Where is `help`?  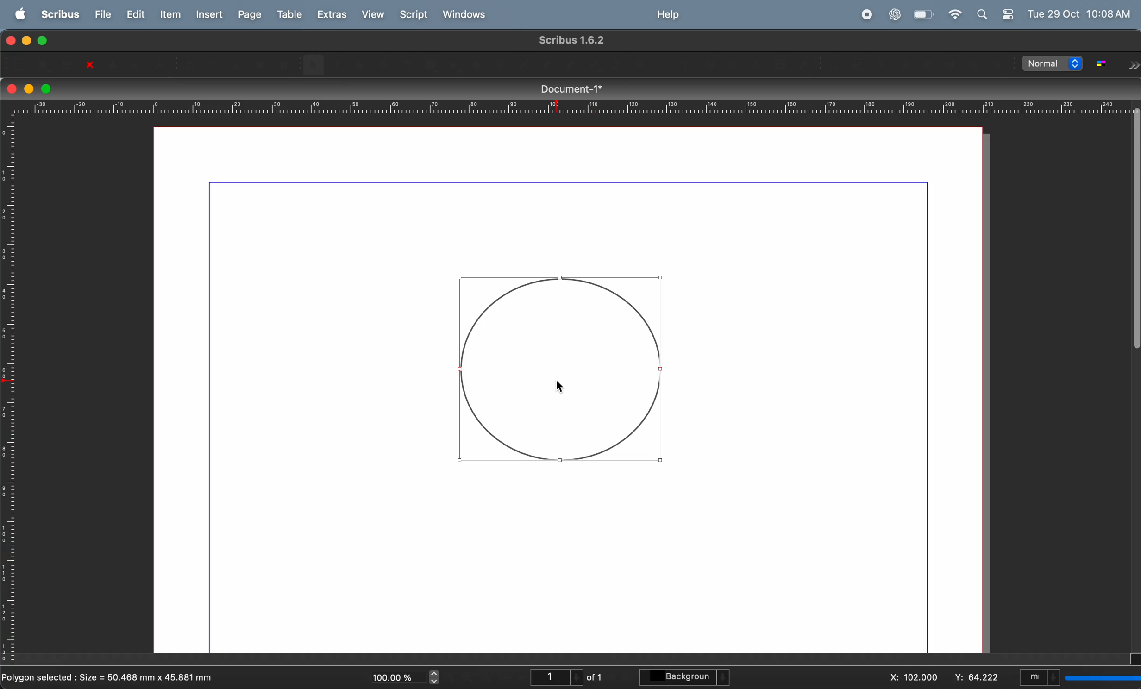 help is located at coordinates (669, 15).